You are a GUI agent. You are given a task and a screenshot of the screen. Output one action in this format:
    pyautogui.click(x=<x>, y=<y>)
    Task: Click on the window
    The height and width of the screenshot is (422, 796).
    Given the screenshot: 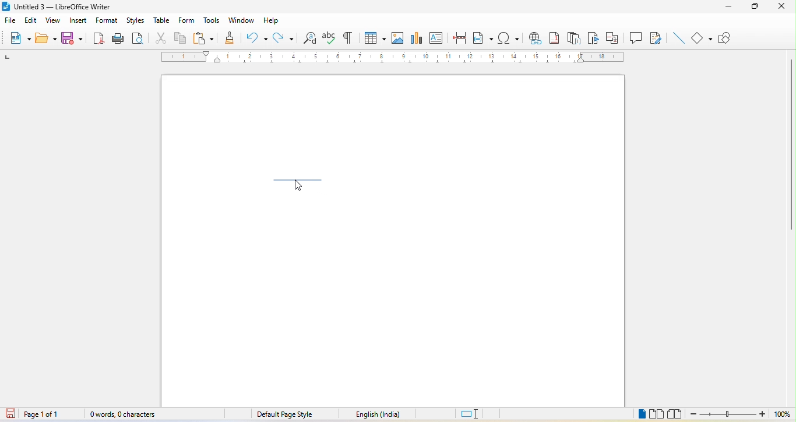 What is the action you would take?
    pyautogui.click(x=241, y=20)
    